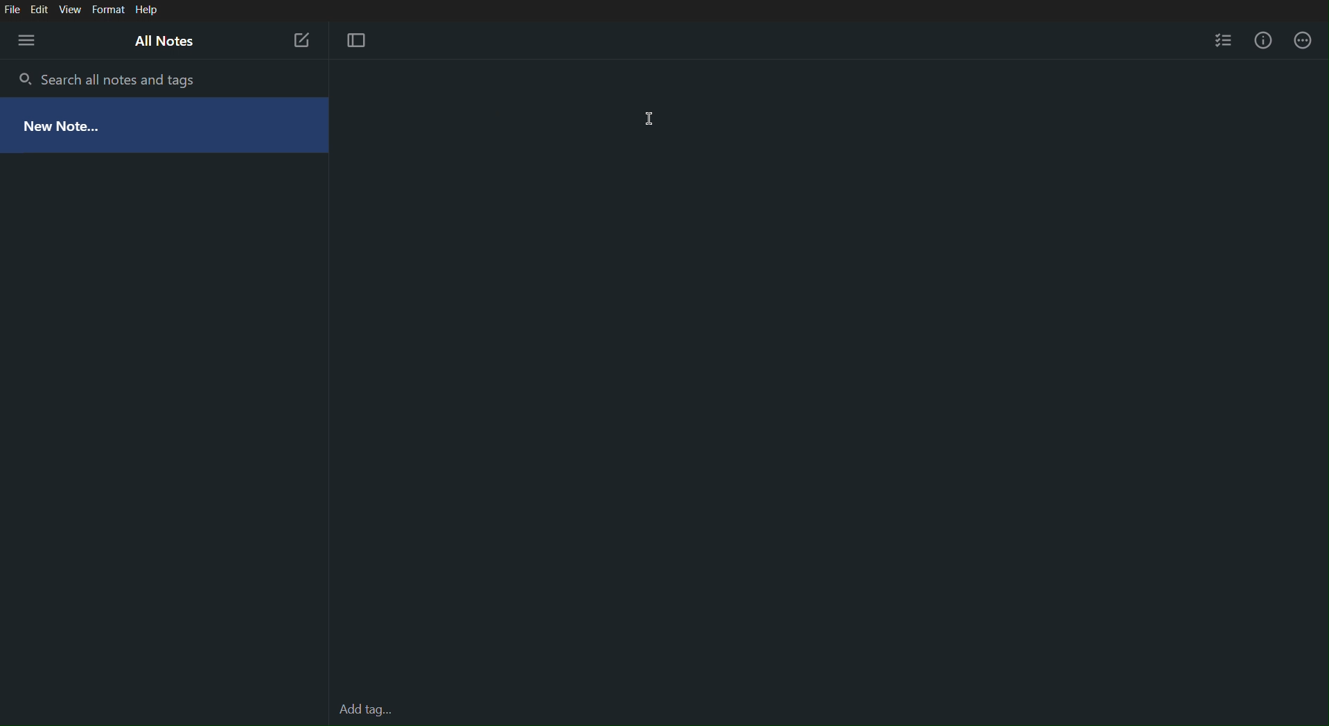 This screenshot has height=726, width=1329. What do you see at coordinates (107, 10) in the screenshot?
I see `Format` at bounding box center [107, 10].